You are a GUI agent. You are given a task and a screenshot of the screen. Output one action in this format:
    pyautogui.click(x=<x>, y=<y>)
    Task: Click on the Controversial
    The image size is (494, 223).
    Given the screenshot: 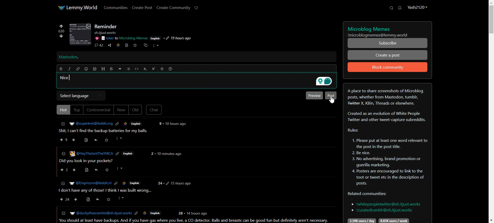 What is the action you would take?
    pyautogui.click(x=99, y=110)
    